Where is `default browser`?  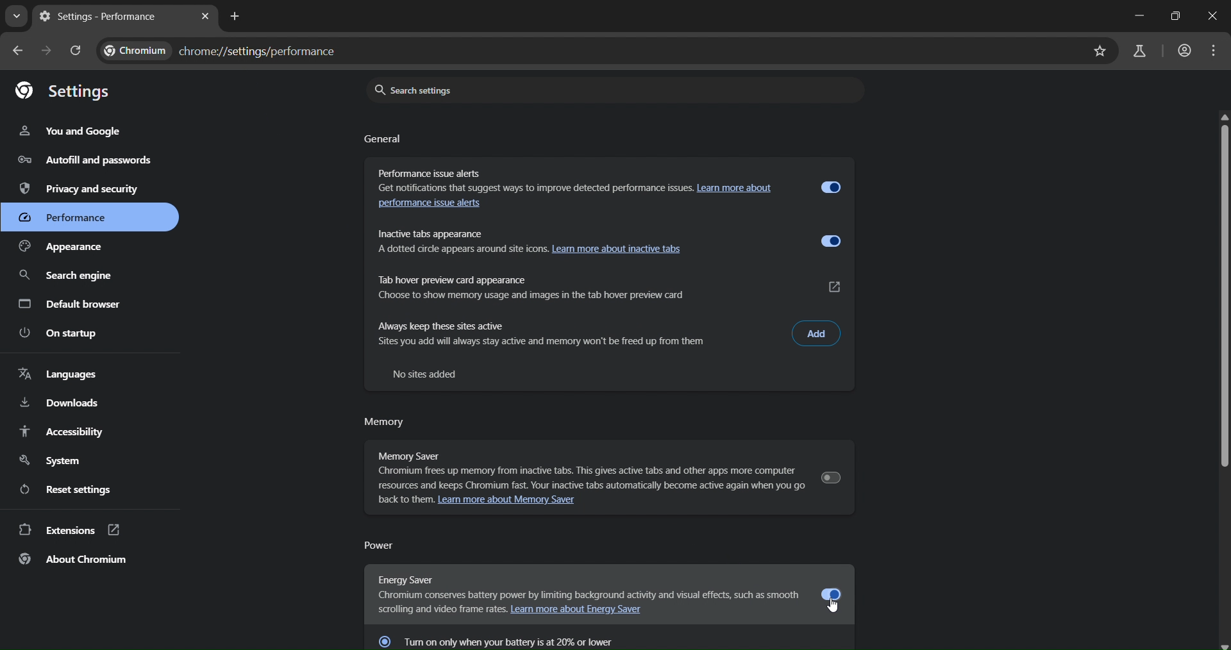
default browser is located at coordinates (71, 304).